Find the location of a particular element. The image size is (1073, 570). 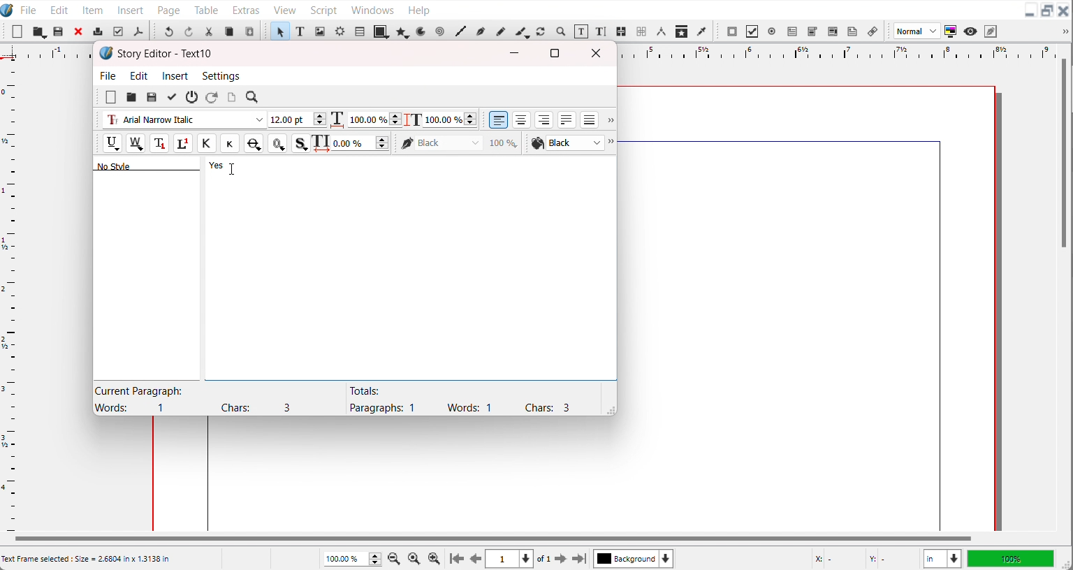

Vertical Scale is located at coordinates (10, 293).